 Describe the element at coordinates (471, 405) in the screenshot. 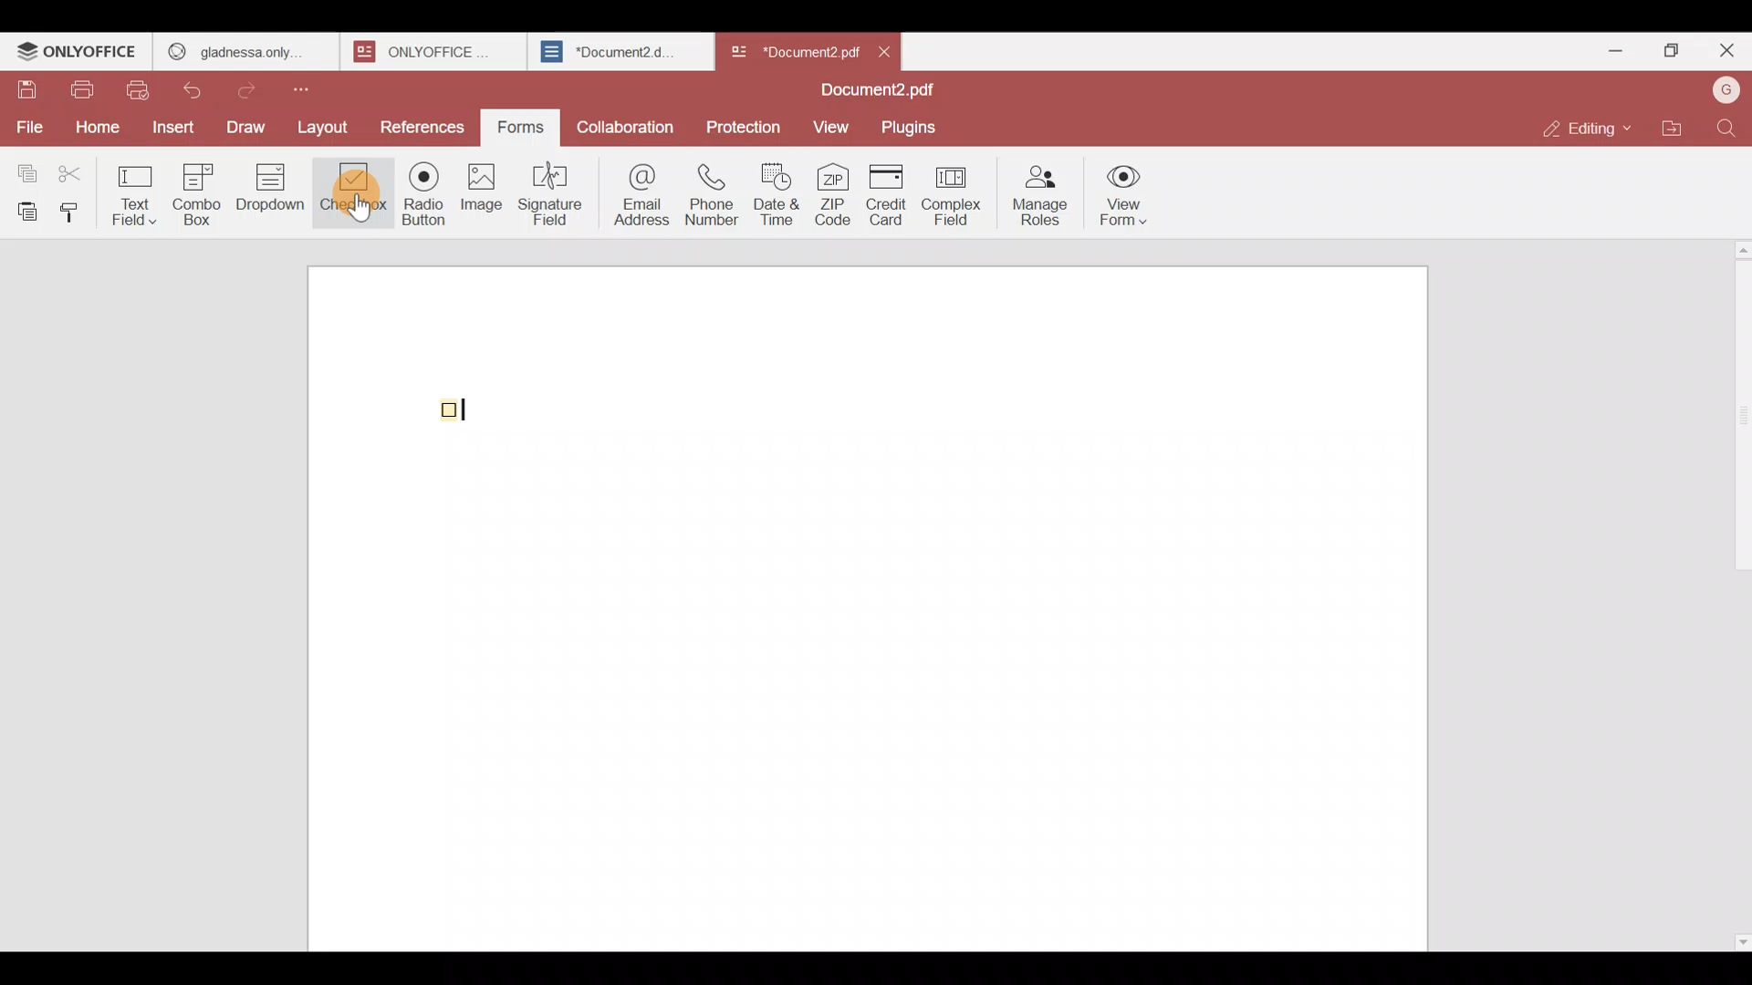

I see `Cursor` at that location.